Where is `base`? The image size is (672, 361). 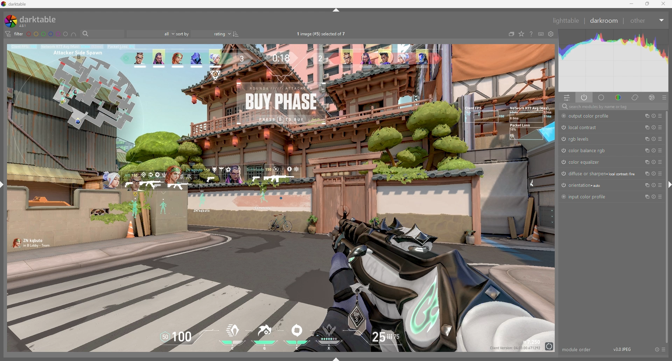
base is located at coordinates (602, 97).